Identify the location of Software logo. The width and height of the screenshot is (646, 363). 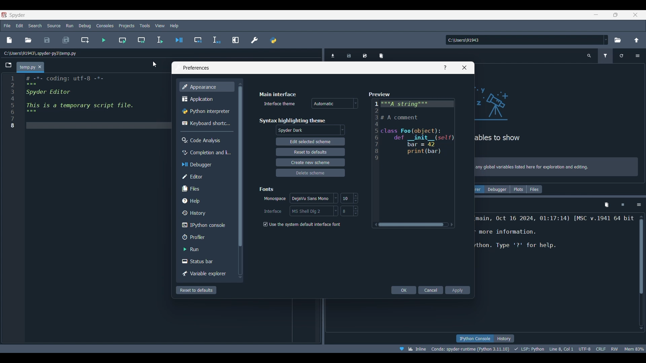
(4, 15).